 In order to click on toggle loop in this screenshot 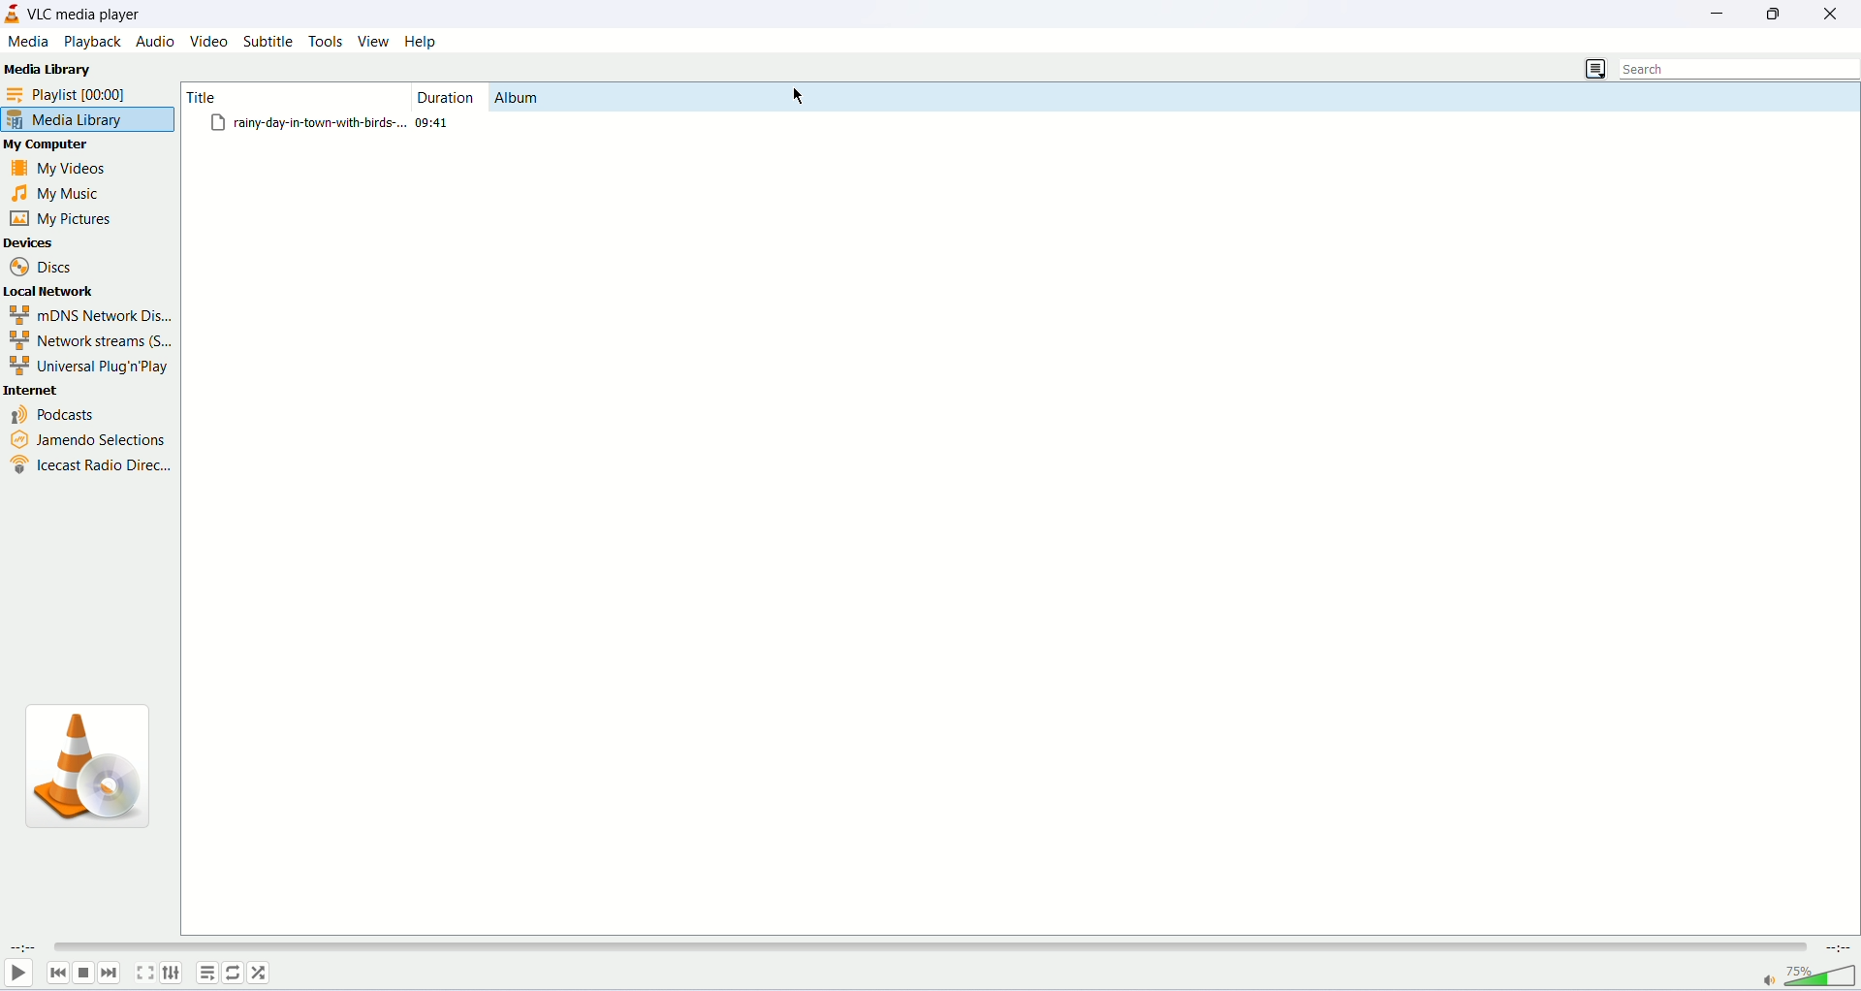, I will do `click(234, 974)`.